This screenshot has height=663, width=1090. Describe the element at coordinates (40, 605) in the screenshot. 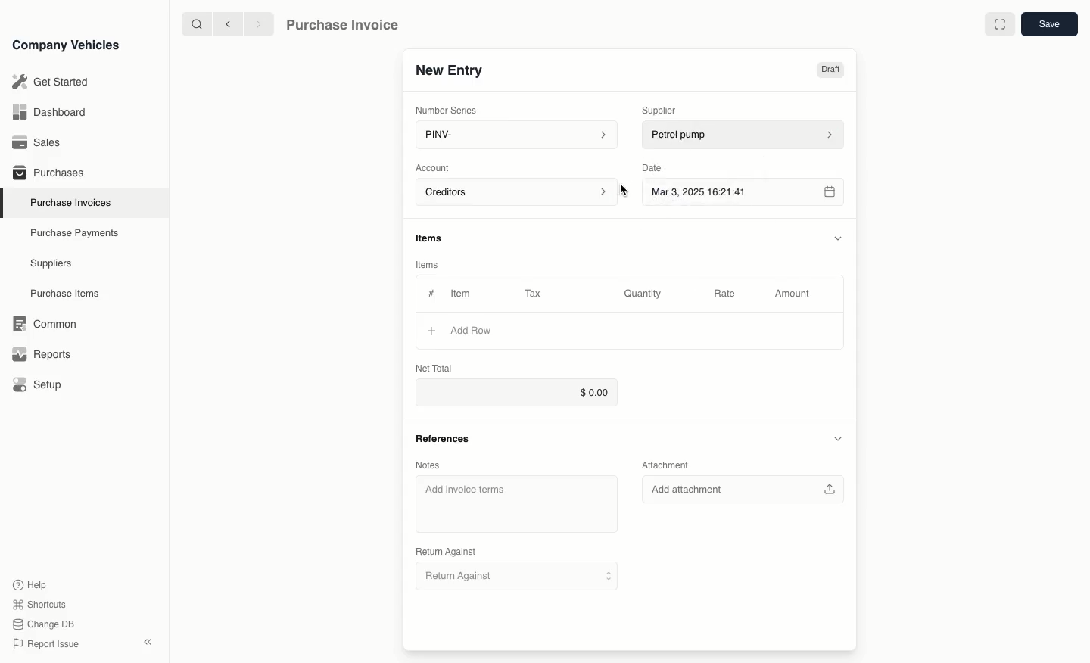

I see `Shortcuts` at that location.